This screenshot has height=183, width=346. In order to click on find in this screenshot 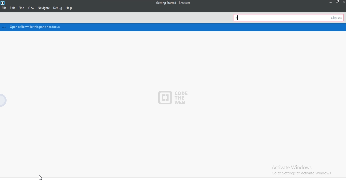, I will do `click(21, 8)`.